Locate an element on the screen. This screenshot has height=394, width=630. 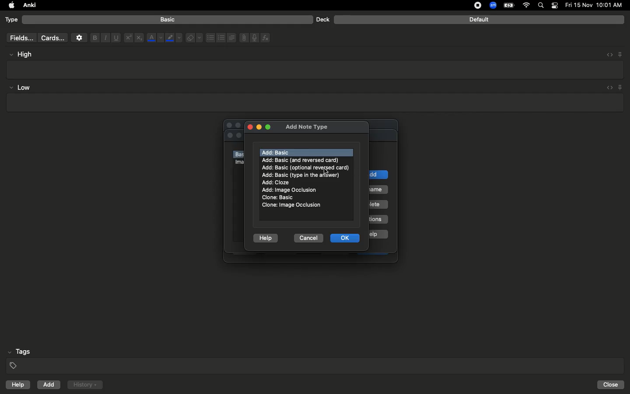
Font color is located at coordinates (154, 38).